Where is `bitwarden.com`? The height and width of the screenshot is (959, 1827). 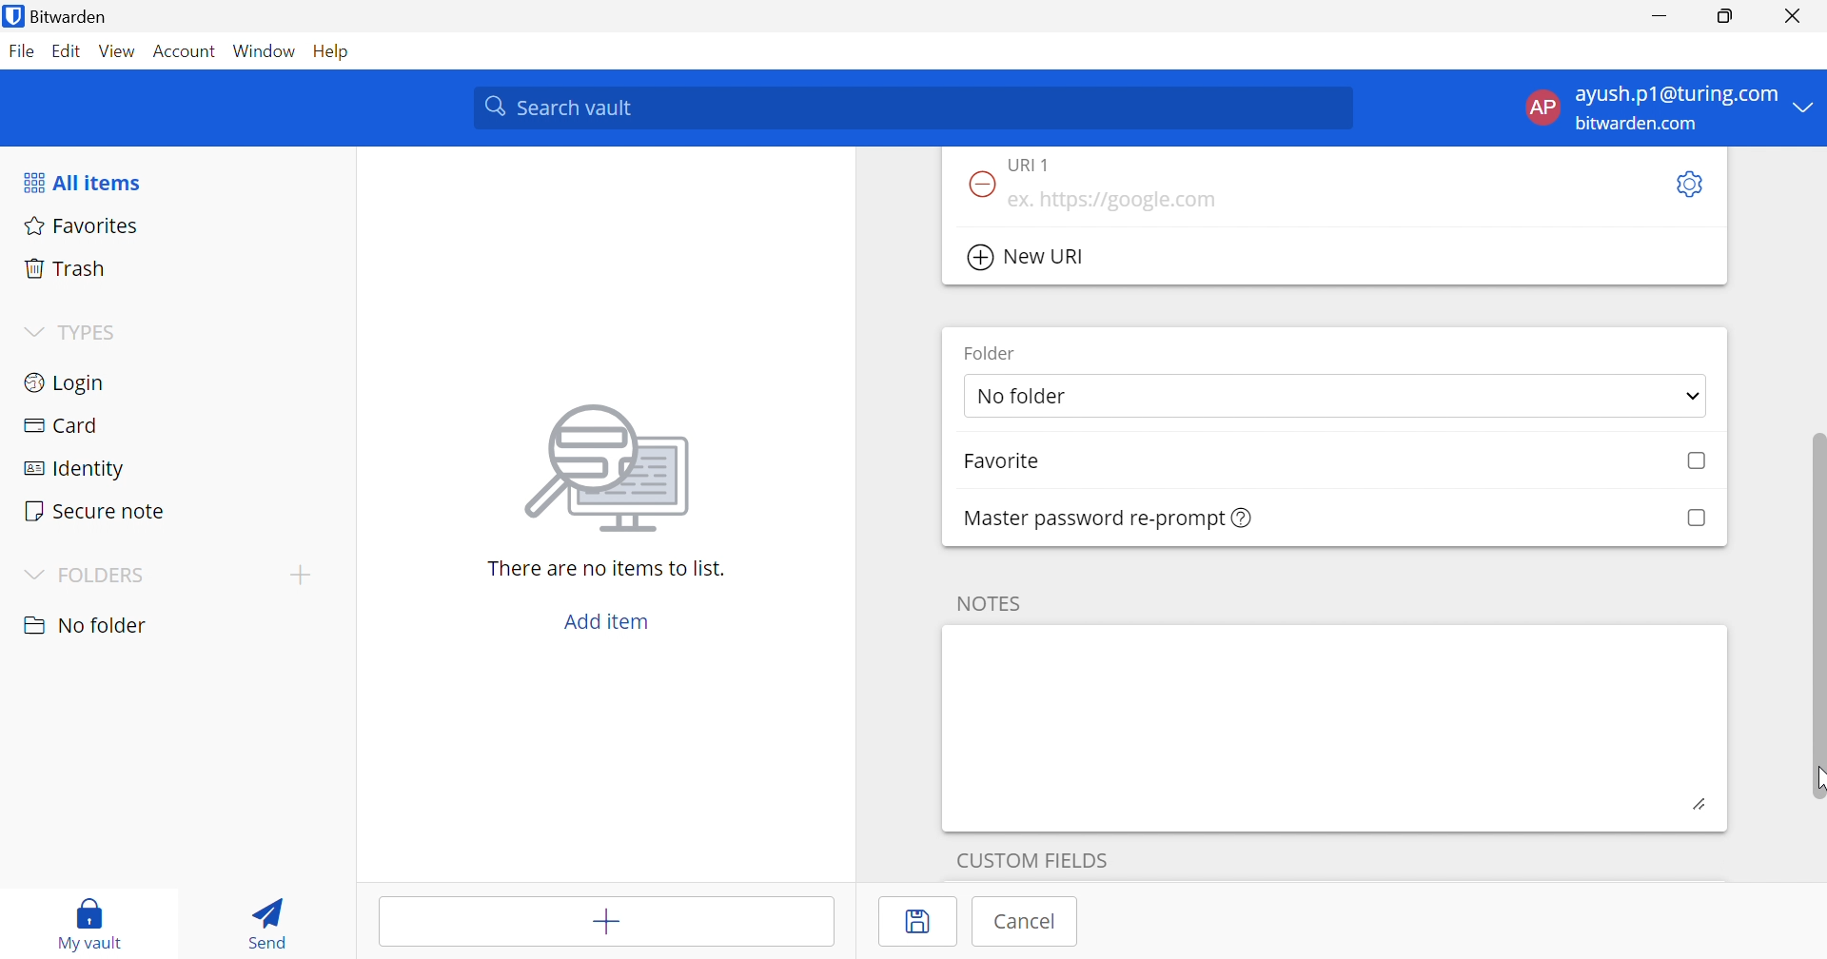
bitwarden.com is located at coordinates (1640, 125).